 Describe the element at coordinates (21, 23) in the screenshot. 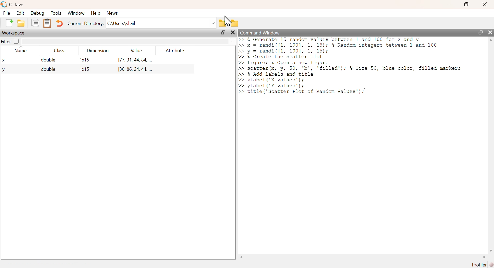

I see `New folder` at that location.